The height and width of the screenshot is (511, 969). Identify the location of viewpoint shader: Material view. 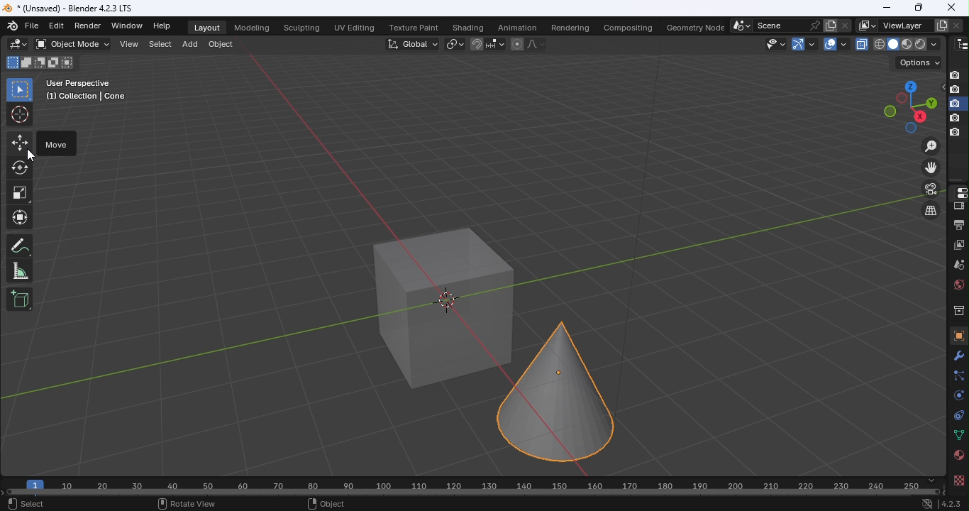
(906, 43).